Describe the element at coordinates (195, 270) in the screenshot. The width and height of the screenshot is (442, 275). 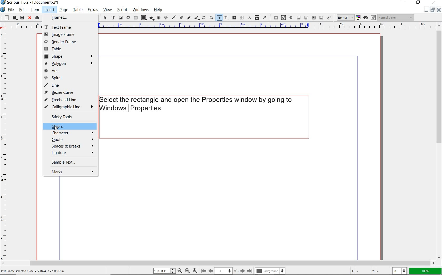
I see `zoom in` at that location.